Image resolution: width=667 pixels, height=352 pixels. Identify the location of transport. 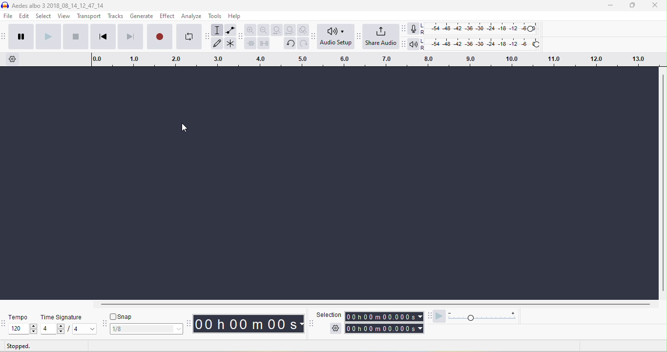
(89, 17).